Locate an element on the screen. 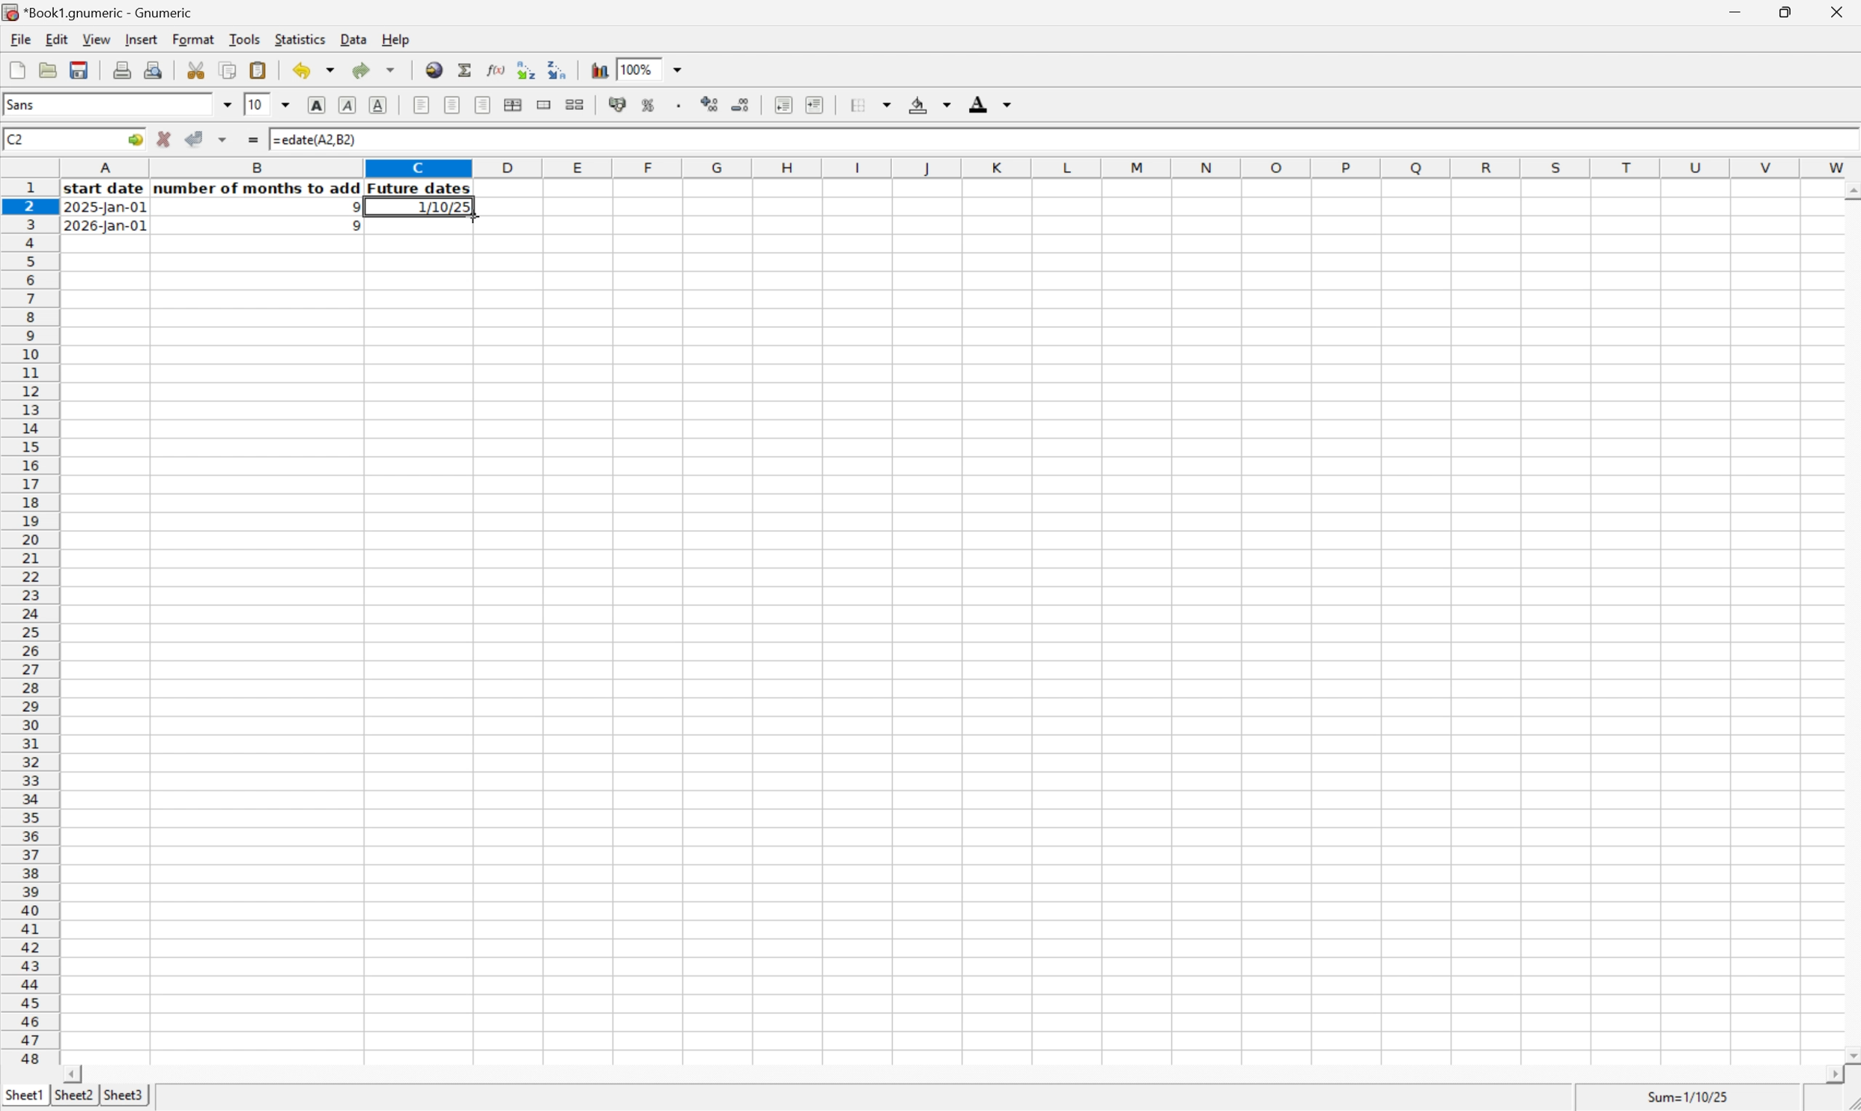  Sans is located at coordinates (29, 104).